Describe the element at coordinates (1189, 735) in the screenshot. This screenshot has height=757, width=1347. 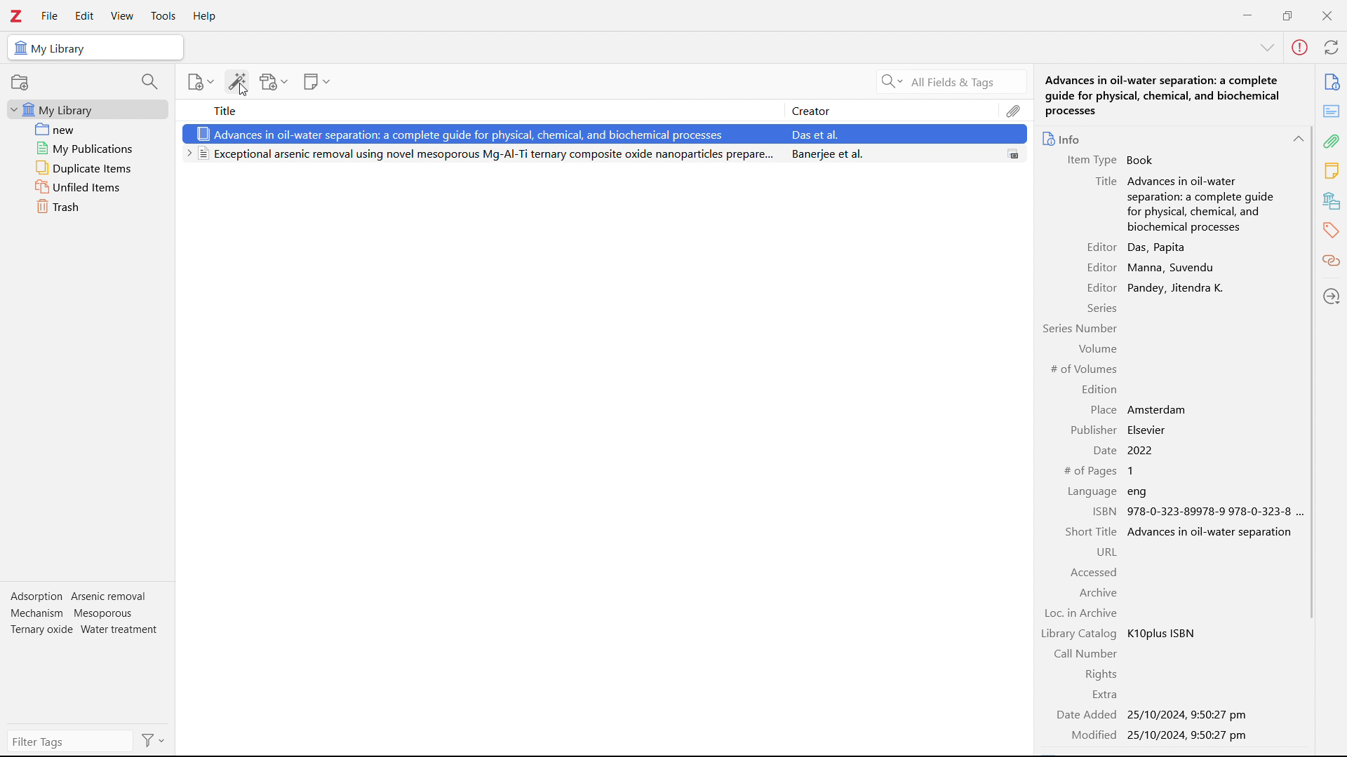
I see `25/10/2024, 9:50:27 PM` at that location.